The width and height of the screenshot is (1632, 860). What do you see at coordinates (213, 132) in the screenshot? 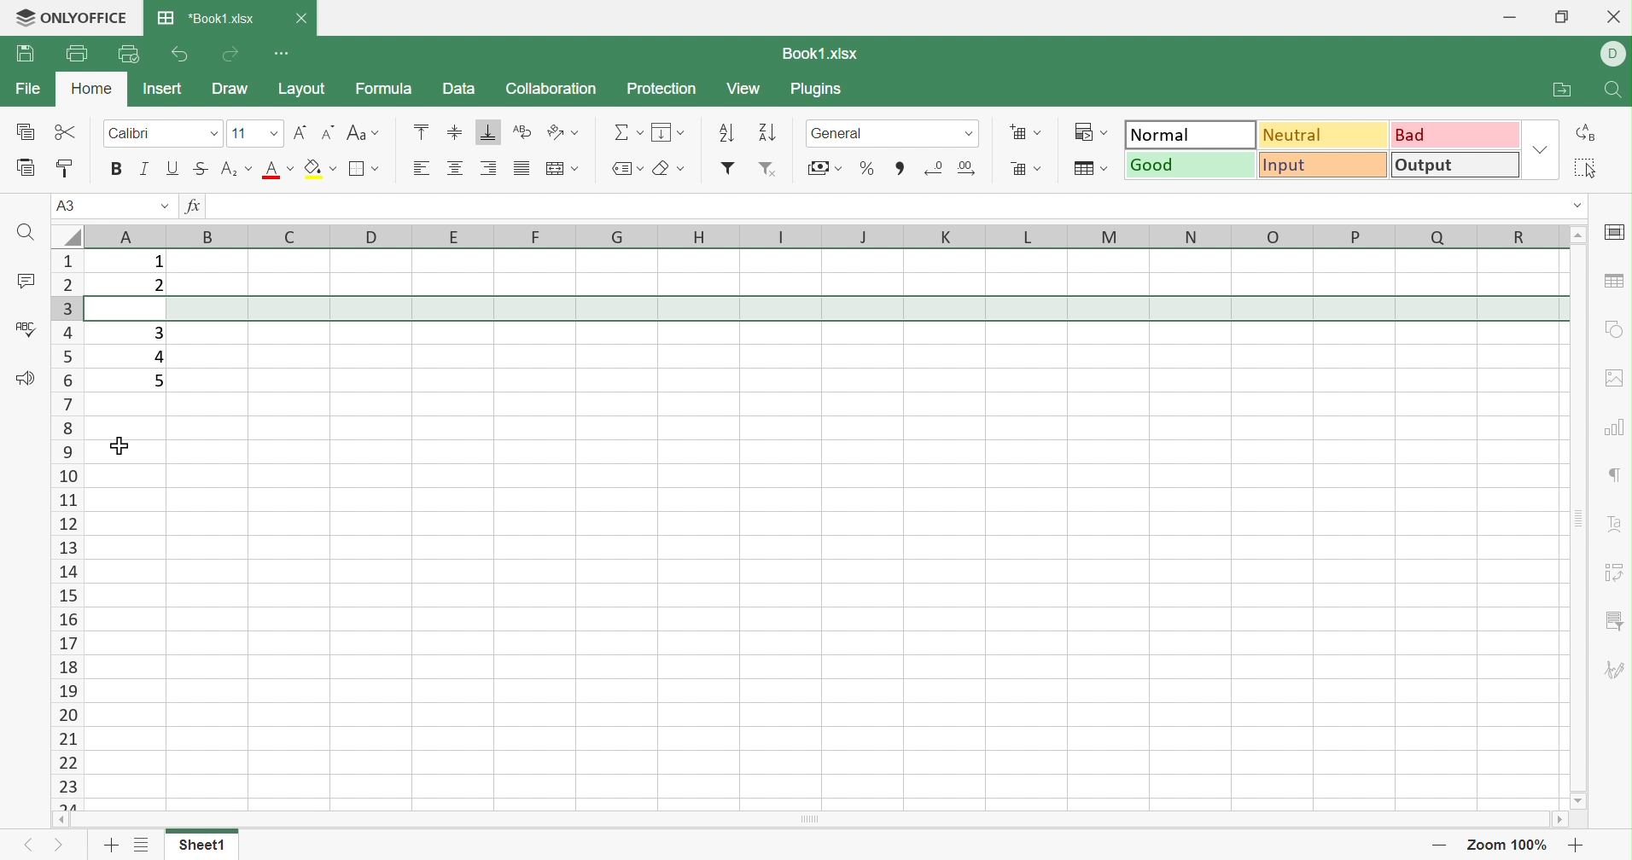
I see `Drop Down` at bounding box center [213, 132].